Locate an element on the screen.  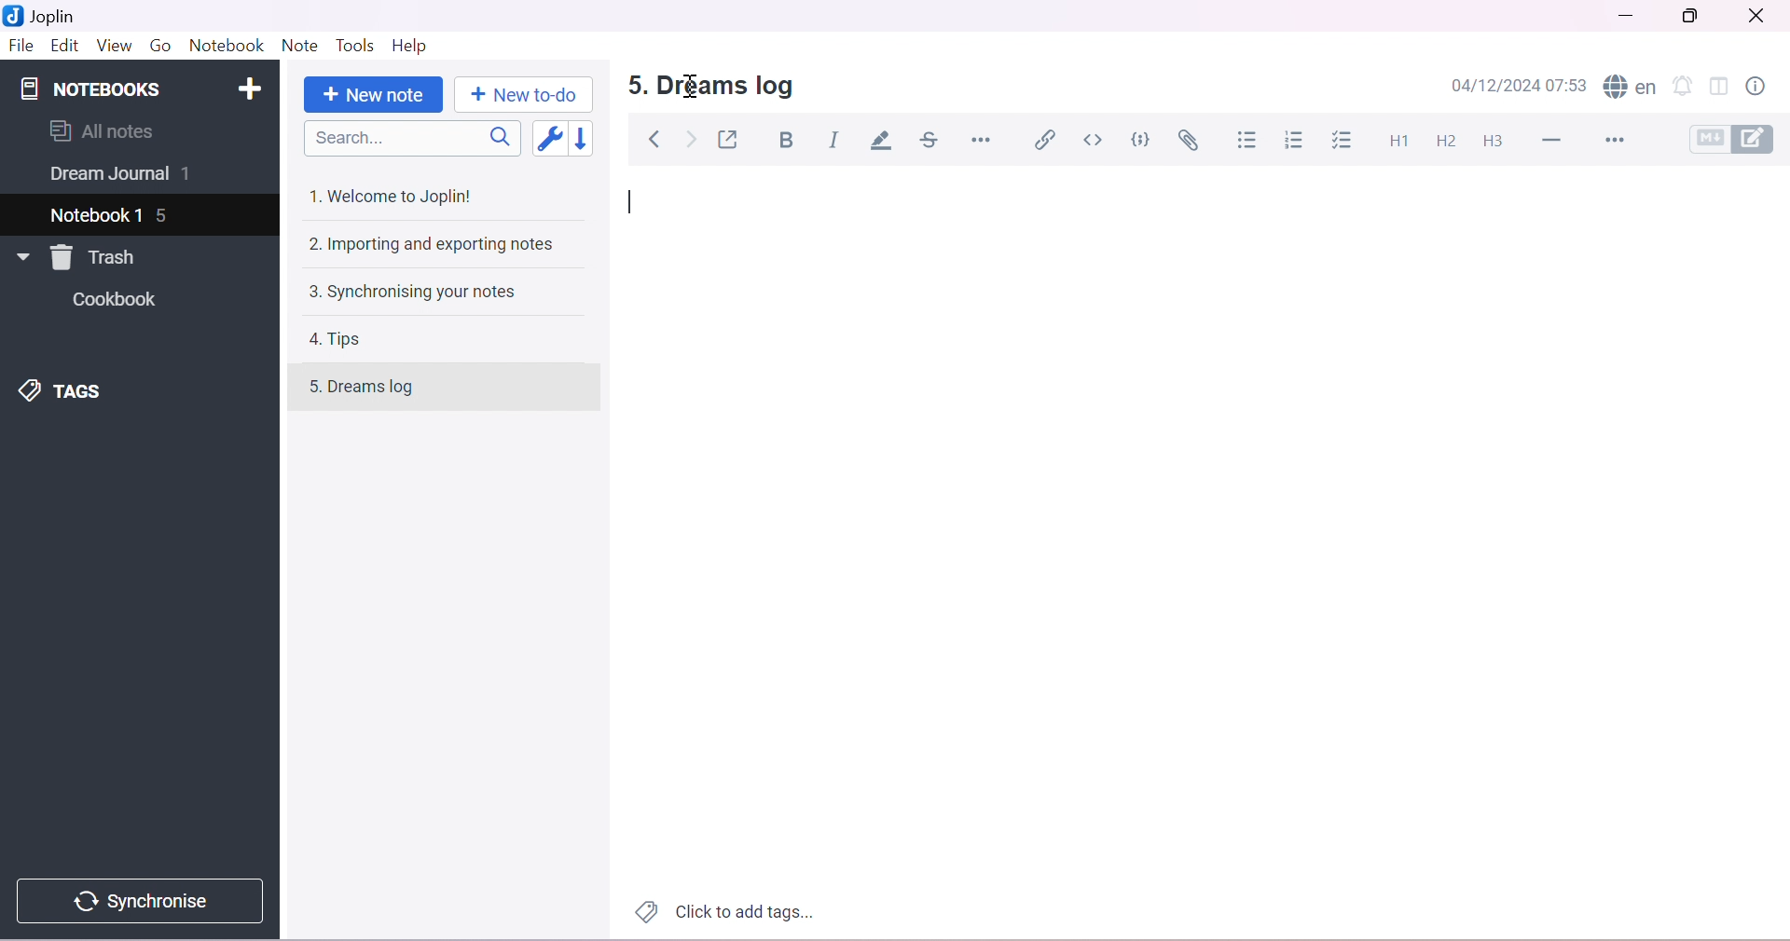
Add notebook is located at coordinates (255, 86).